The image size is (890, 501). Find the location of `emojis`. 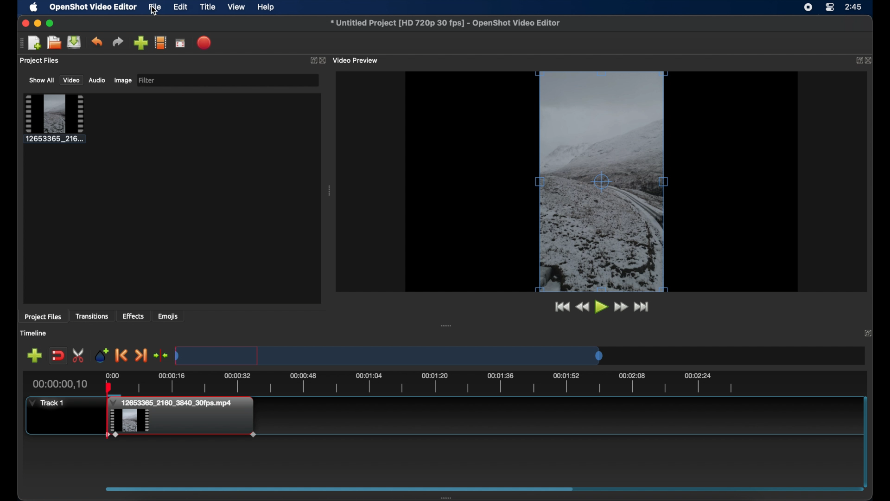

emojis is located at coordinates (169, 316).